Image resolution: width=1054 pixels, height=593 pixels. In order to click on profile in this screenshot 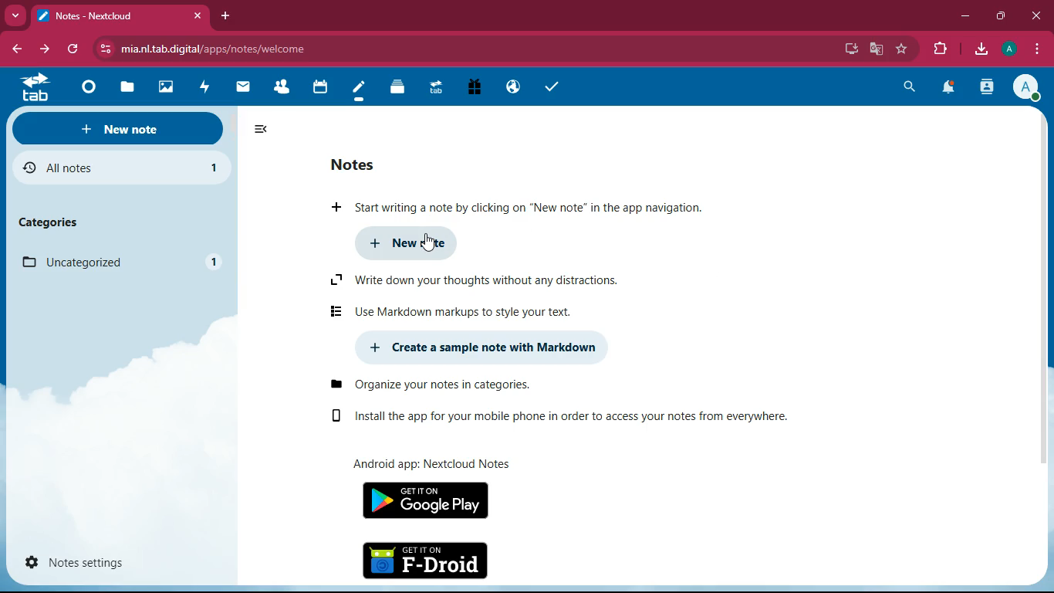, I will do `click(1026, 87)`.